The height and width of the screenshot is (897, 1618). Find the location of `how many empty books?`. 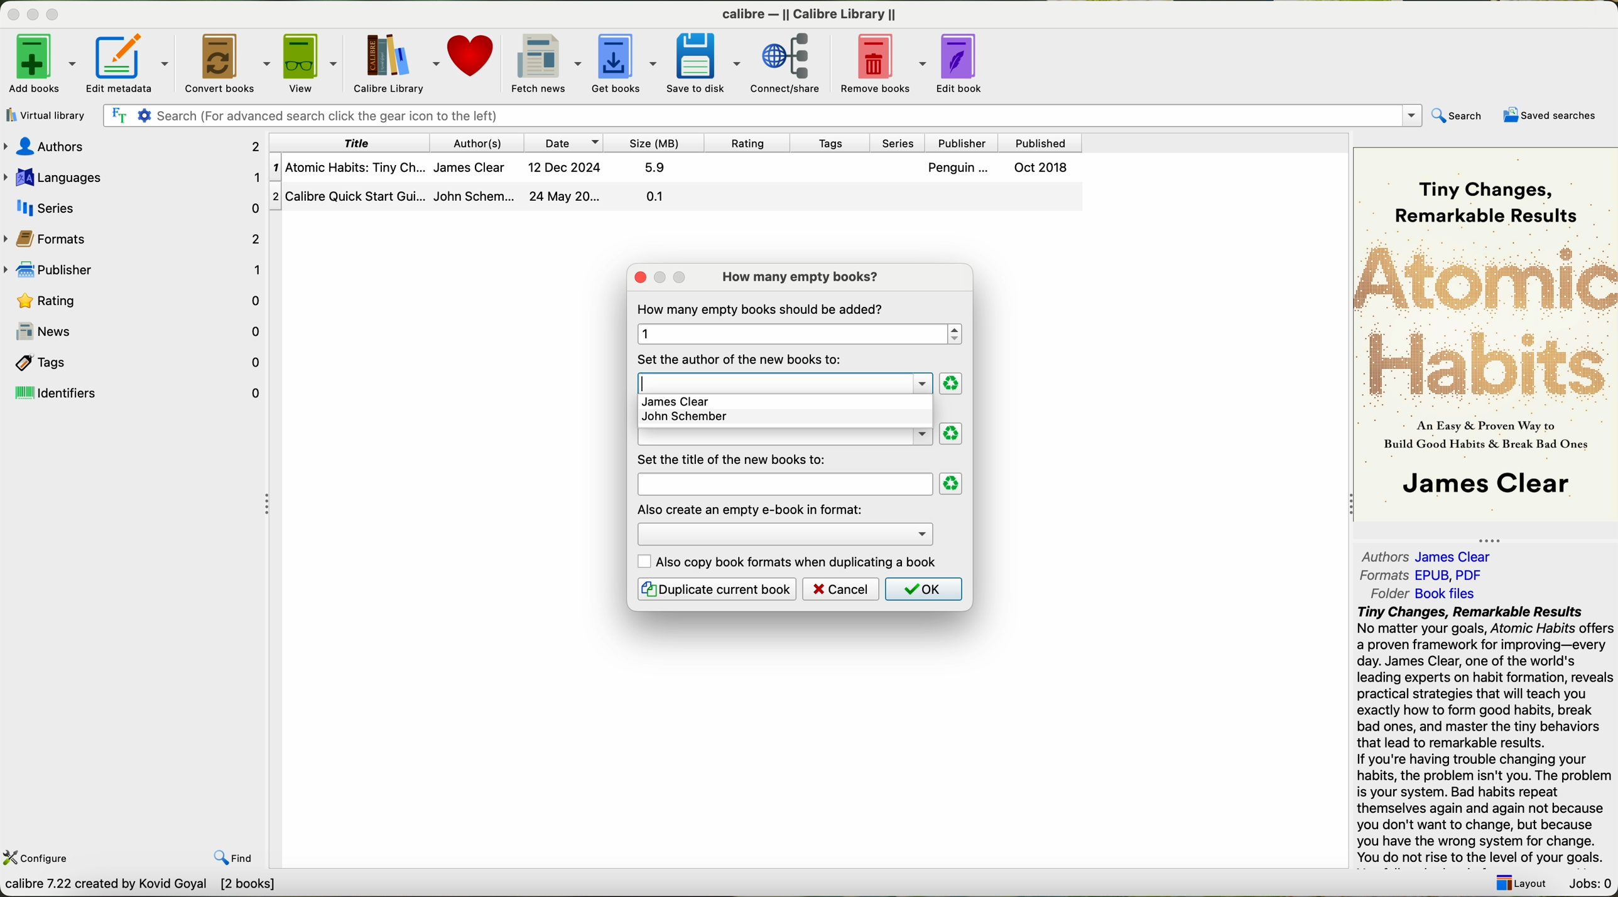

how many empty books? is located at coordinates (804, 277).